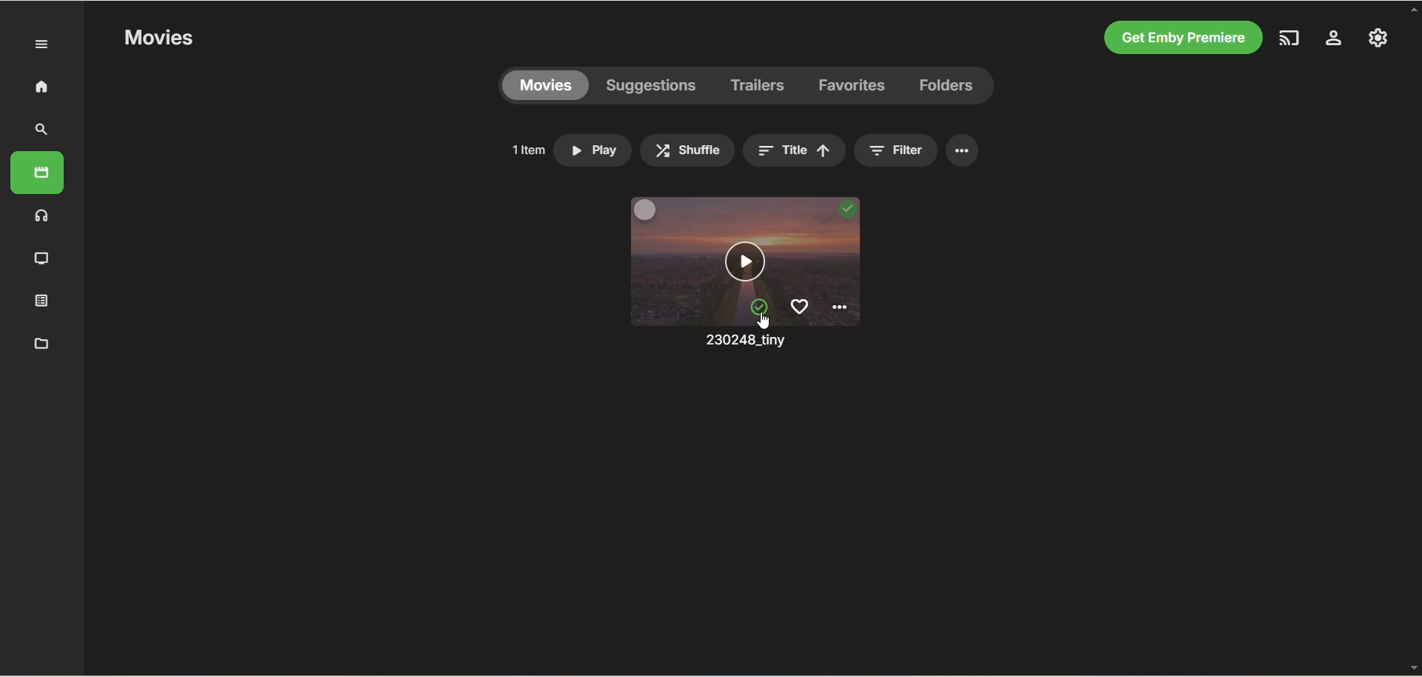 The width and height of the screenshot is (1422, 677). Describe the element at coordinates (963, 151) in the screenshot. I see `options` at that location.